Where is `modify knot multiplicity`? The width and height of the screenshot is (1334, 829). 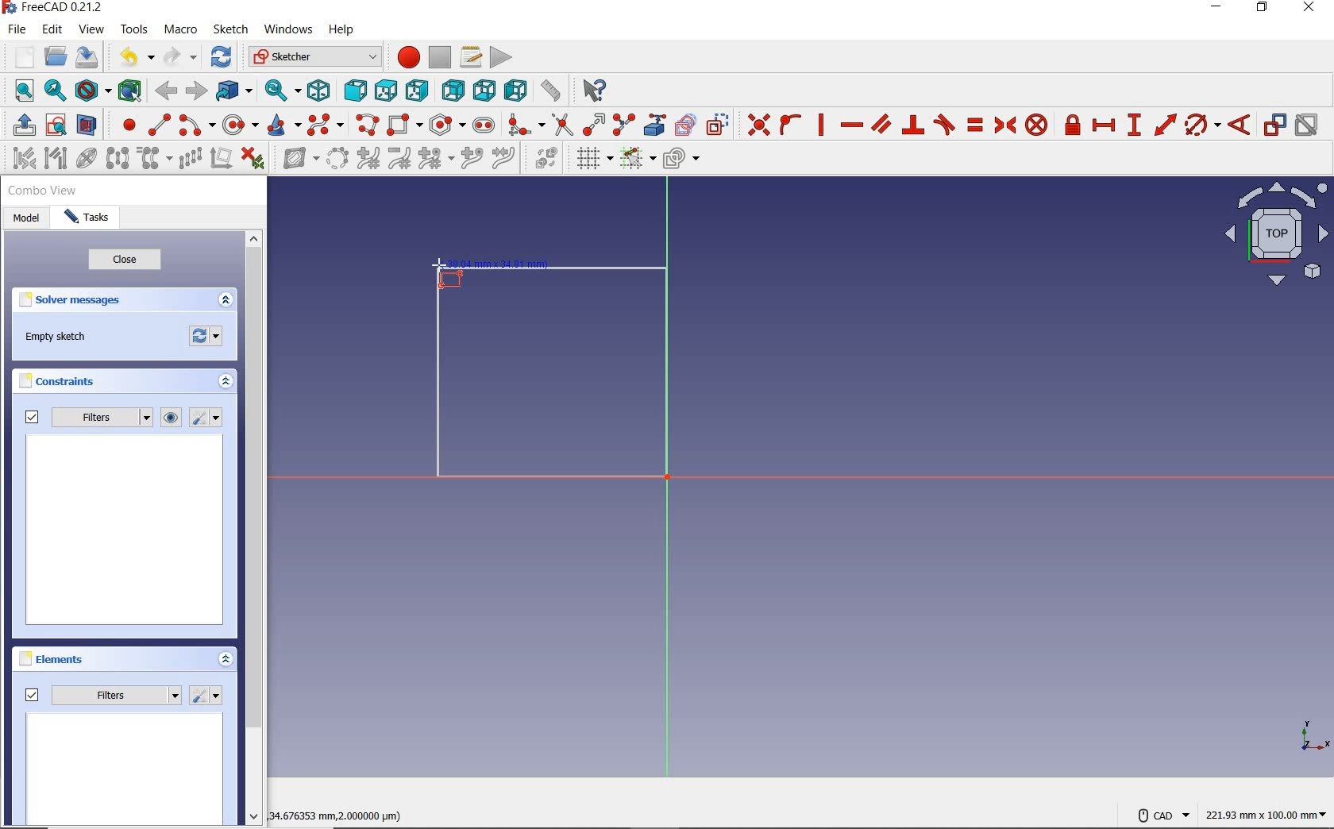
modify knot multiplicity is located at coordinates (435, 159).